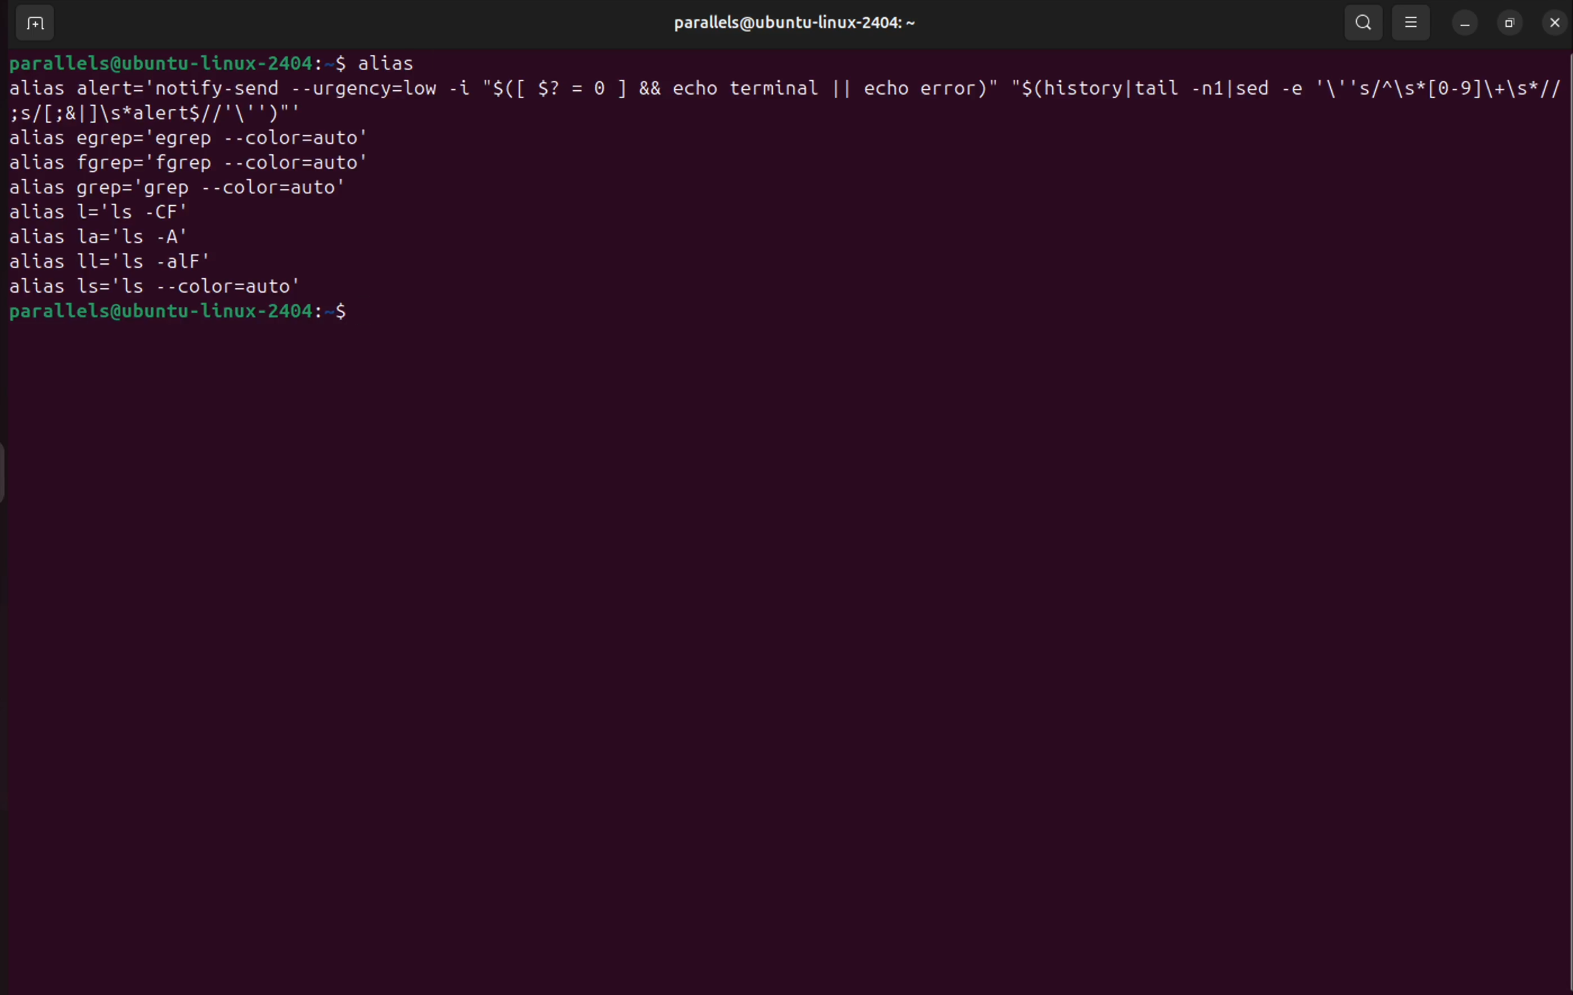 This screenshot has height=995, width=1573. Describe the element at coordinates (1464, 24) in the screenshot. I see `minimize` at that location.